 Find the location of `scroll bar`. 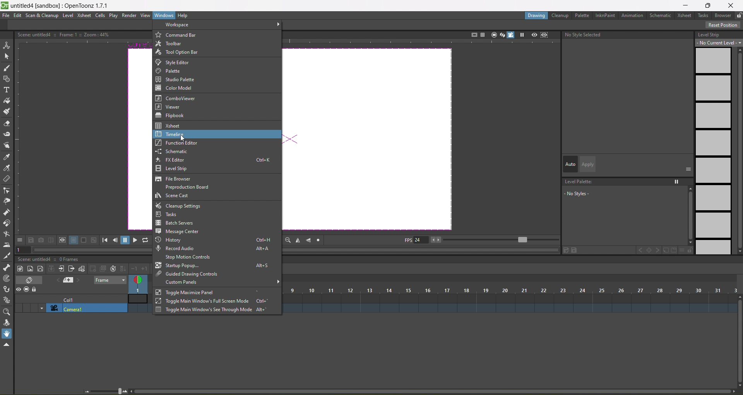

scroll bar is located at coordinates (430, 392).